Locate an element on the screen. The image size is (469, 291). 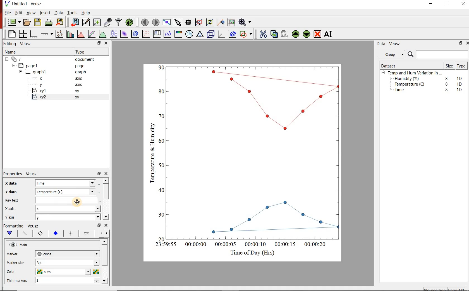
8 is located at coordinates (446, 84).